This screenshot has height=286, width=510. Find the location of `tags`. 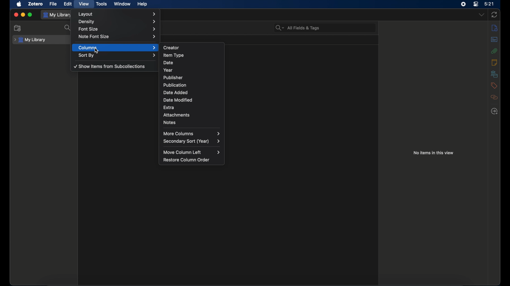

tags is located at coordinates (494, 85).